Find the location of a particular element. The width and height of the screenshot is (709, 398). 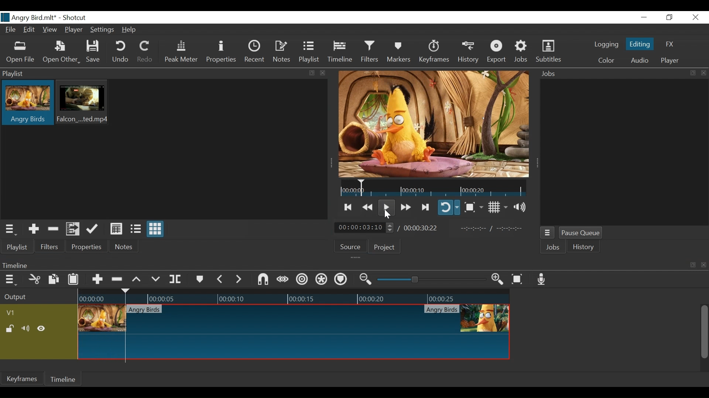

View is located at coordinates (50, 30).